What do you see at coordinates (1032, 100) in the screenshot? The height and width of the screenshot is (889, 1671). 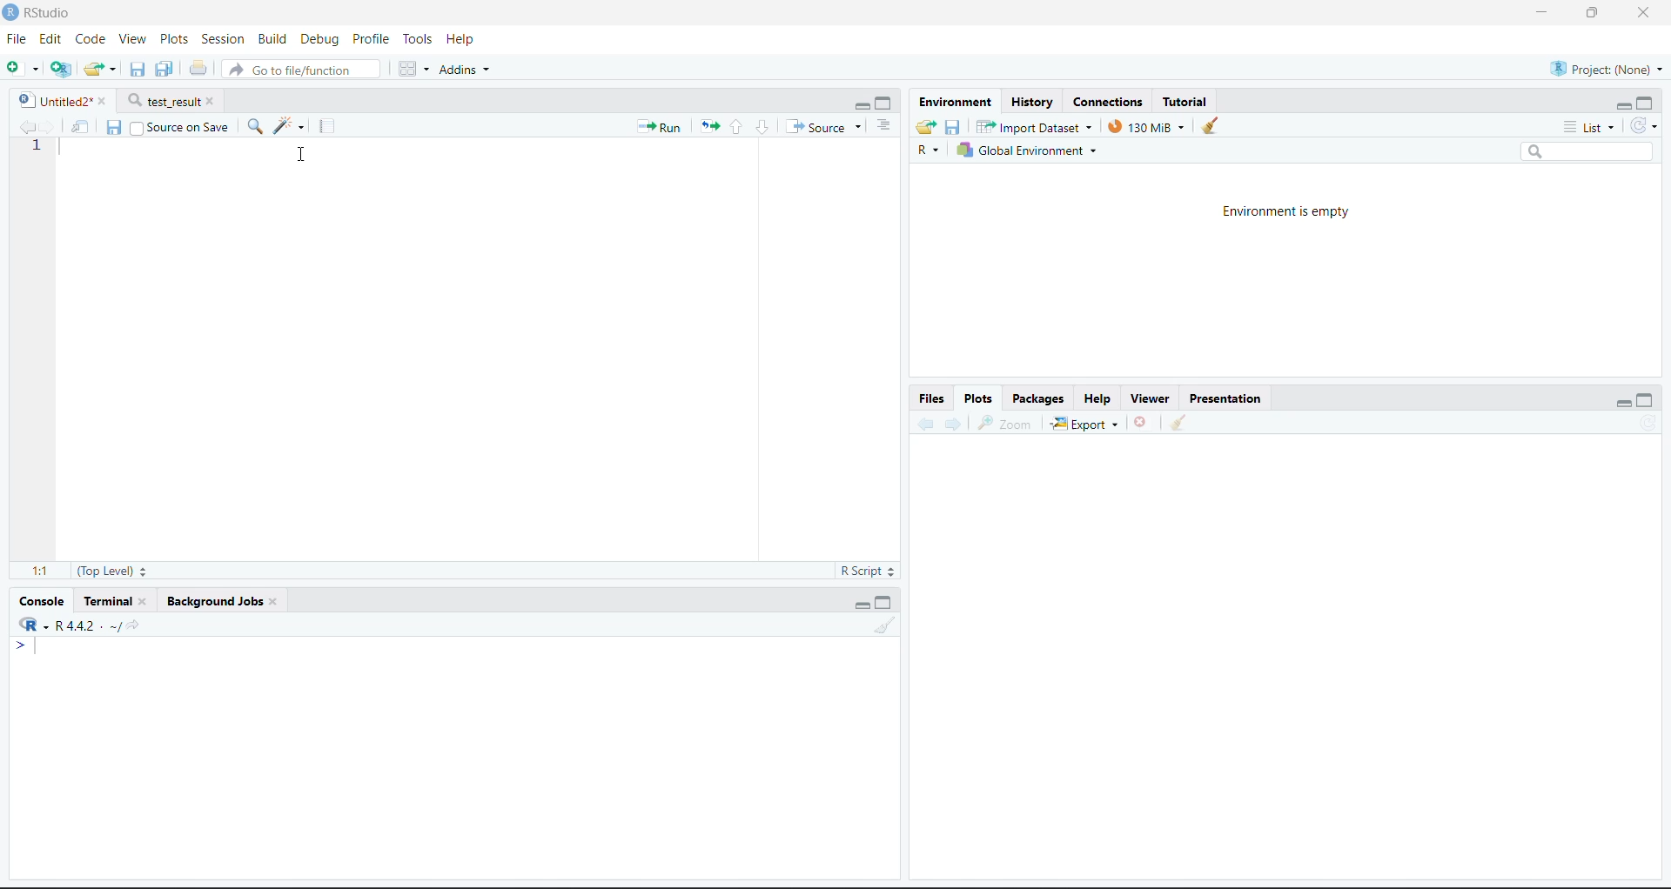 I see `History` at bounding box center [1032, 100].